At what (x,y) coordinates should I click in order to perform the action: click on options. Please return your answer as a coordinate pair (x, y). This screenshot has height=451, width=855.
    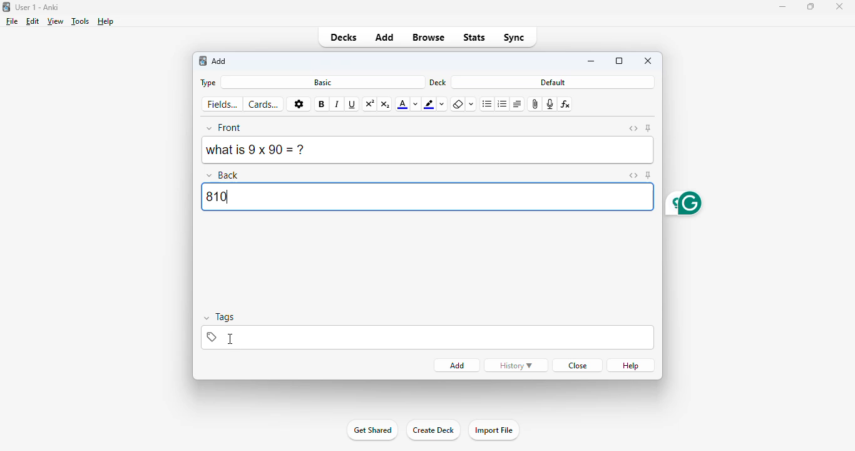
    Looking at the image, I should click on (299, 105).